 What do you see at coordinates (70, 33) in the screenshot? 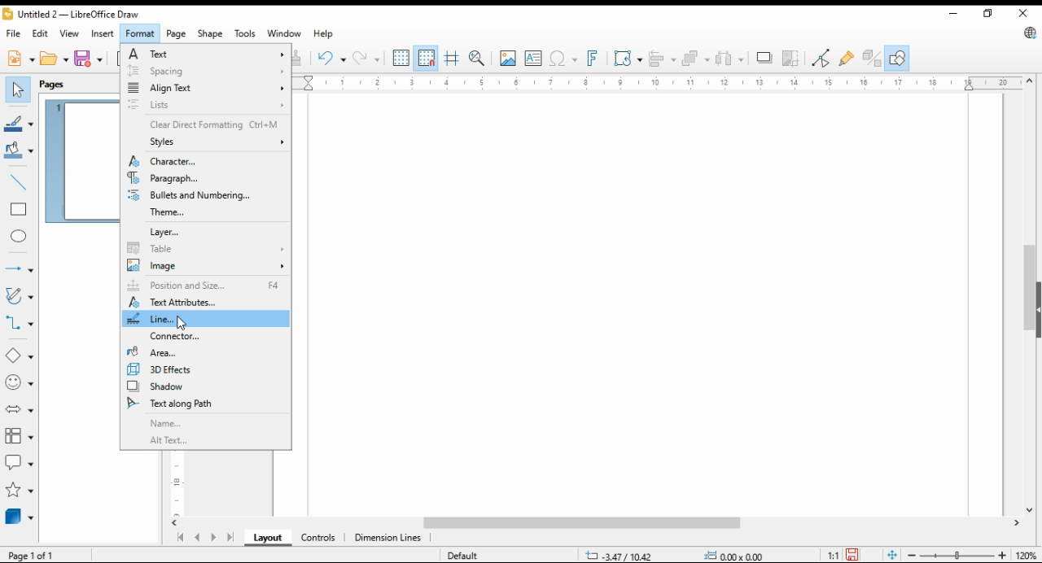
I see `view` at bounding box center [70, 33].